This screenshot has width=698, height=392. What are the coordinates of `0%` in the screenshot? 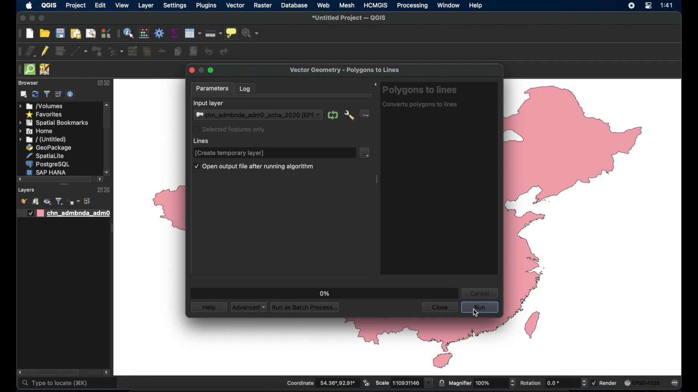 It's located at (325, 293).